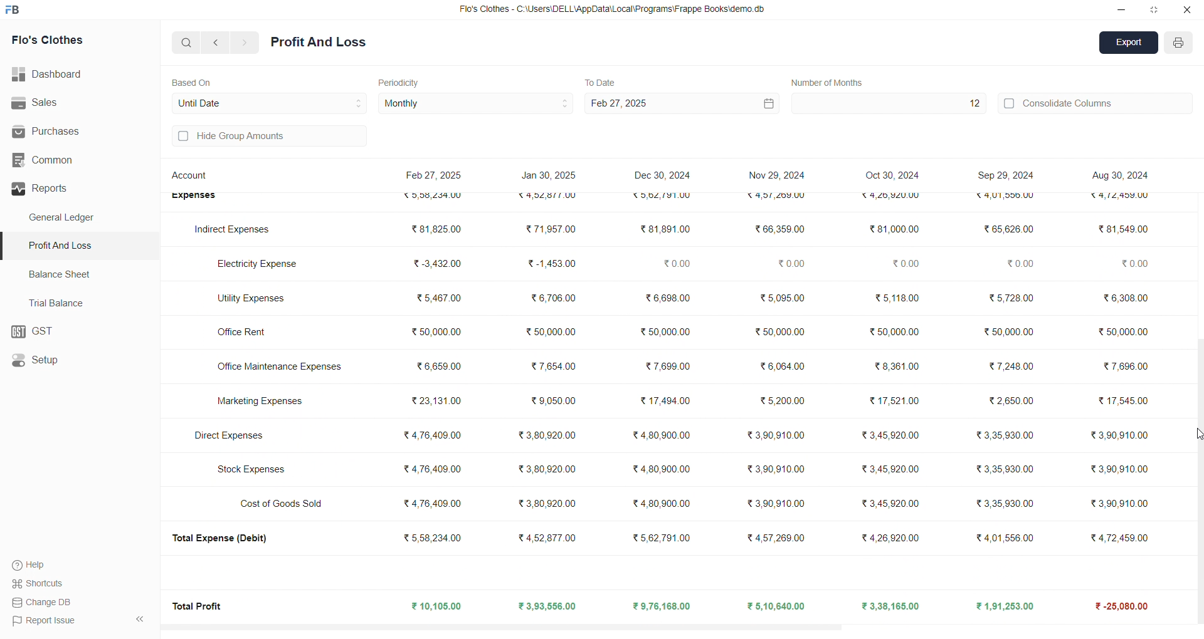  What do you see at coordinates (888, 229) in the screenshot?
I see `₹81,000.00` at bounding box center [888, 229].